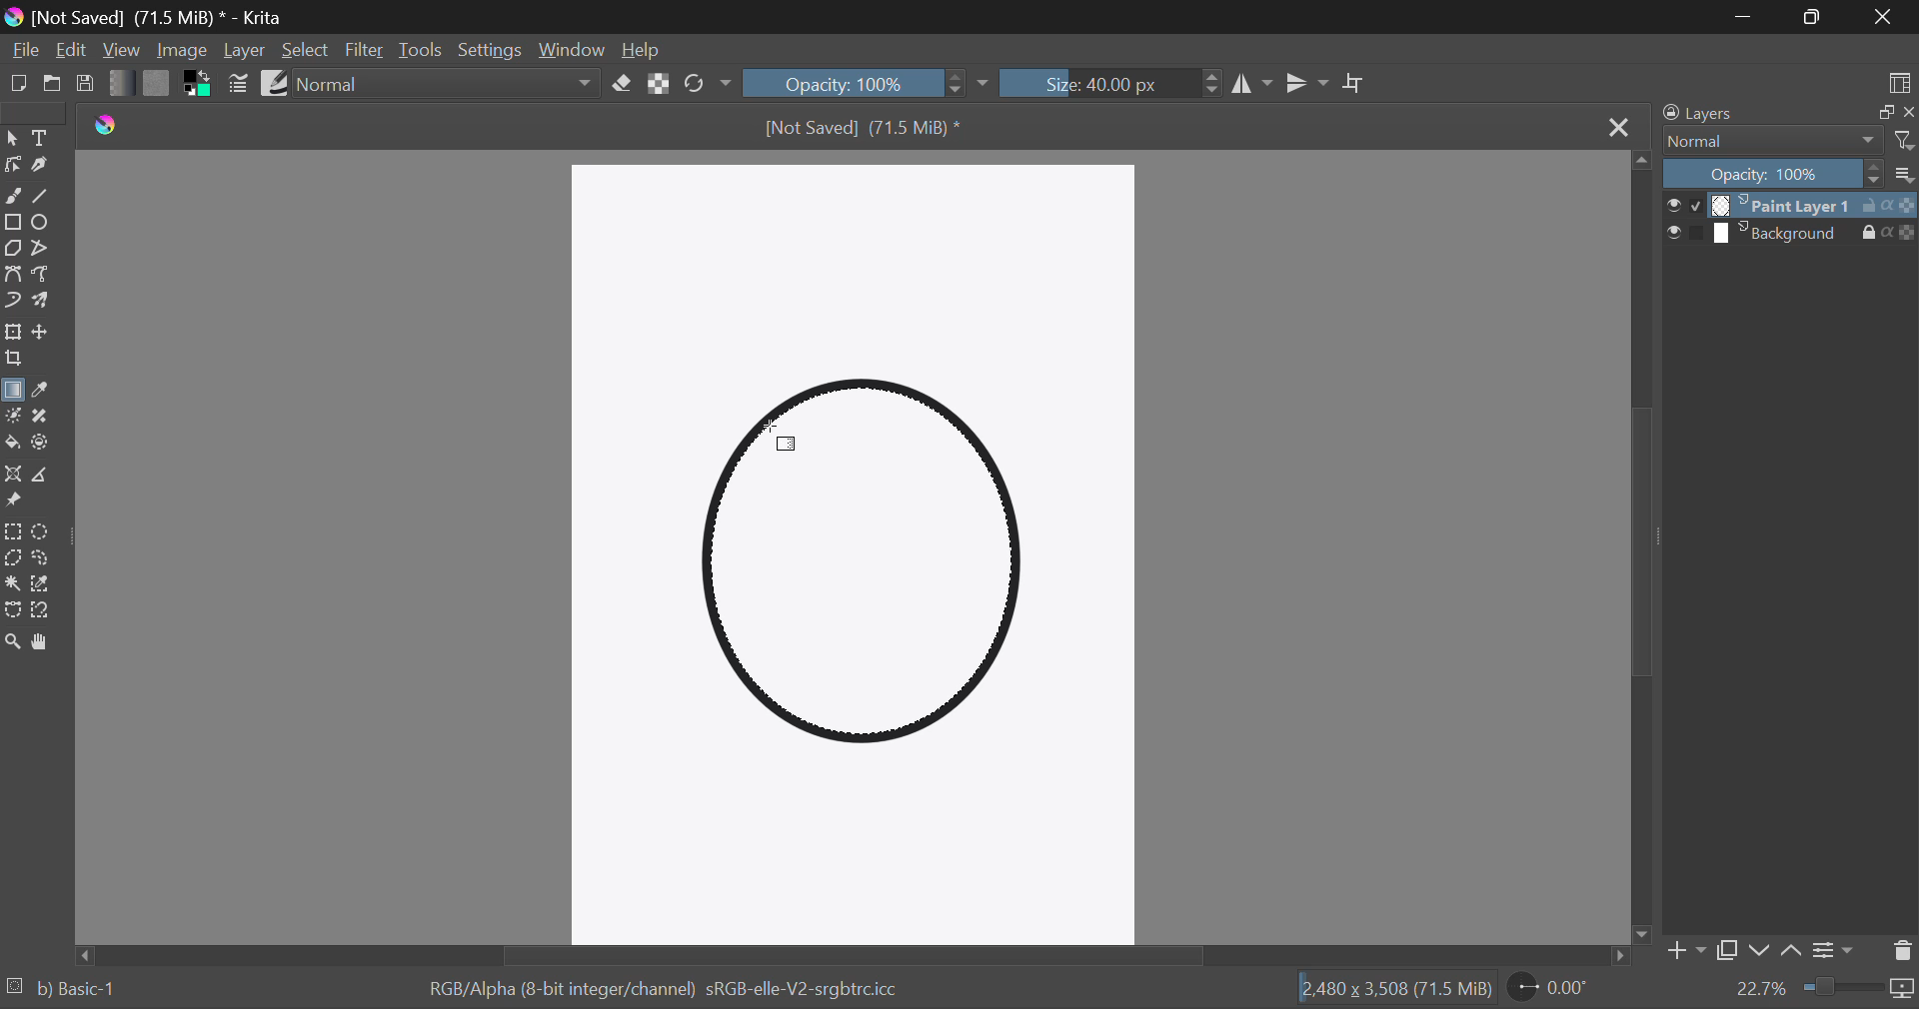  I want to click on Circular Selection, so click(45, 529).